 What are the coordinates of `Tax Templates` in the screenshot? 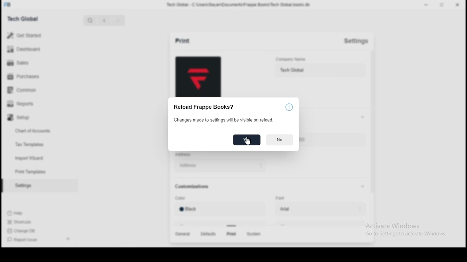 It's located at (31, 145).